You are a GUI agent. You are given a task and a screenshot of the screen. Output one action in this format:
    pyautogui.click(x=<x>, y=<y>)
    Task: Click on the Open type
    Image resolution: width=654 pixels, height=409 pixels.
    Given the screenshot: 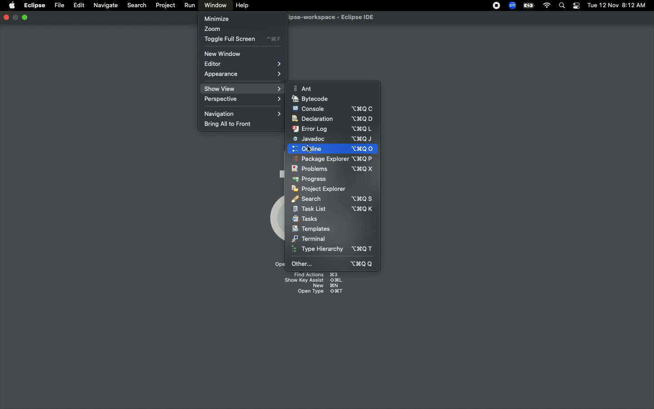 What is the action you would take?
    pyautogui.click(x=320, y=293)
    